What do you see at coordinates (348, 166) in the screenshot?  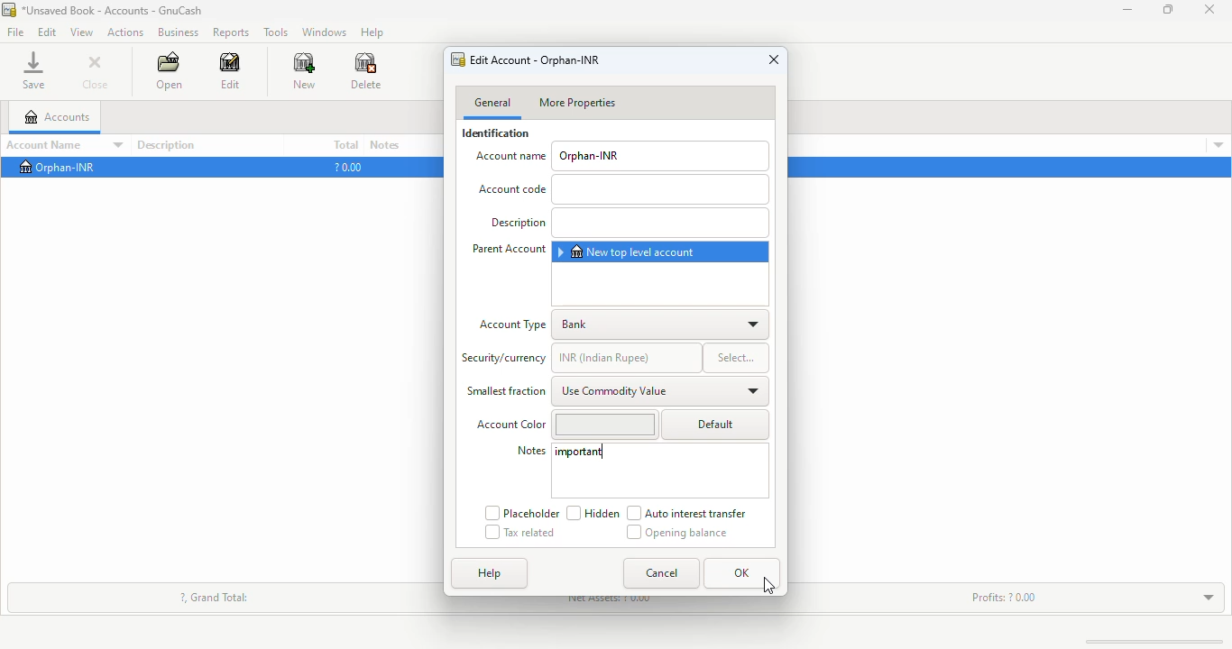 I see `?0.00` at bounding box center [348, 166].